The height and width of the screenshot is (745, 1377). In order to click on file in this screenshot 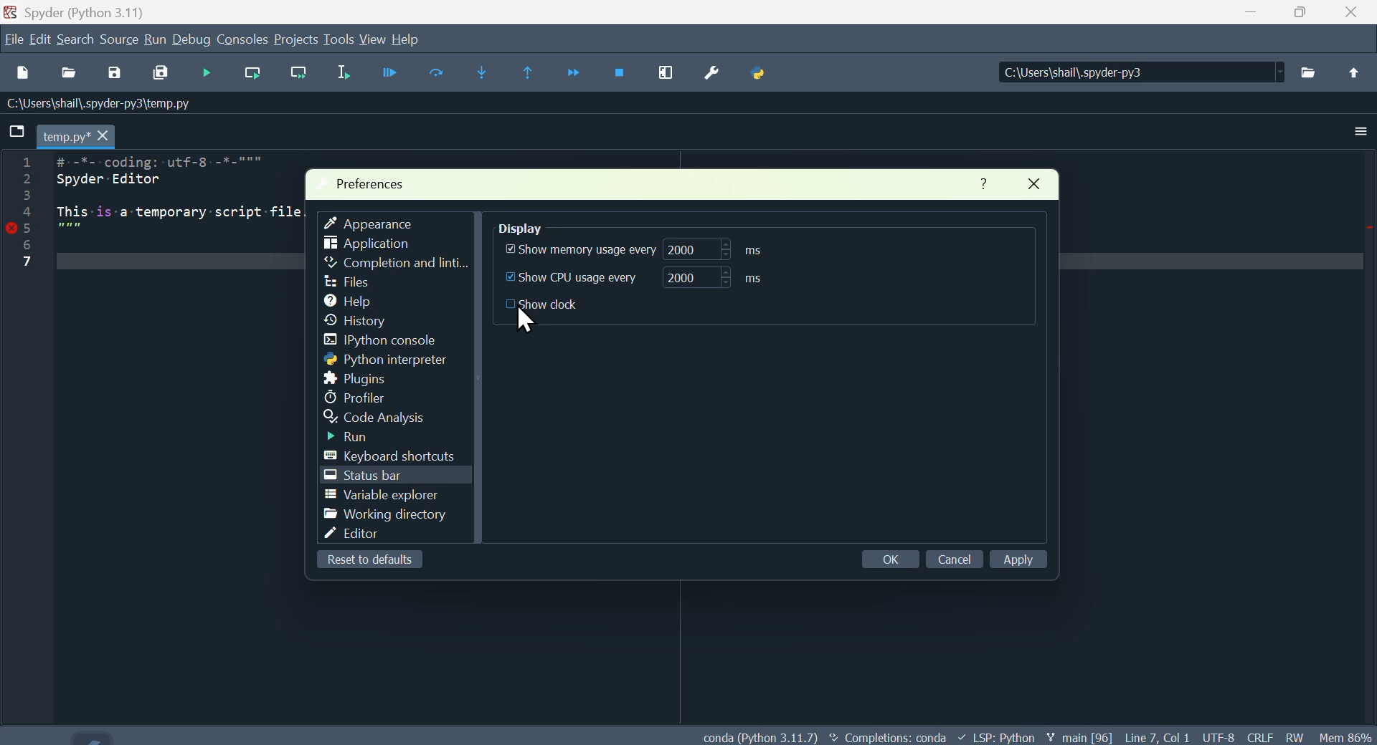, I will do `click(347, 280)`.